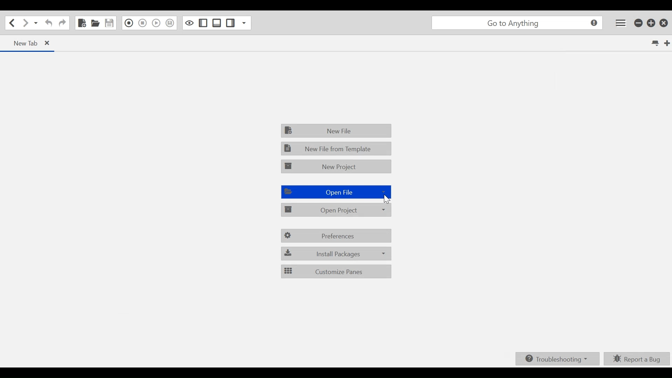 The height and width of the screenshot is (378, 672). Describe the element at coordinates (203, 23) in the screenshot. I see `Show/Hide Right pane` at that location.